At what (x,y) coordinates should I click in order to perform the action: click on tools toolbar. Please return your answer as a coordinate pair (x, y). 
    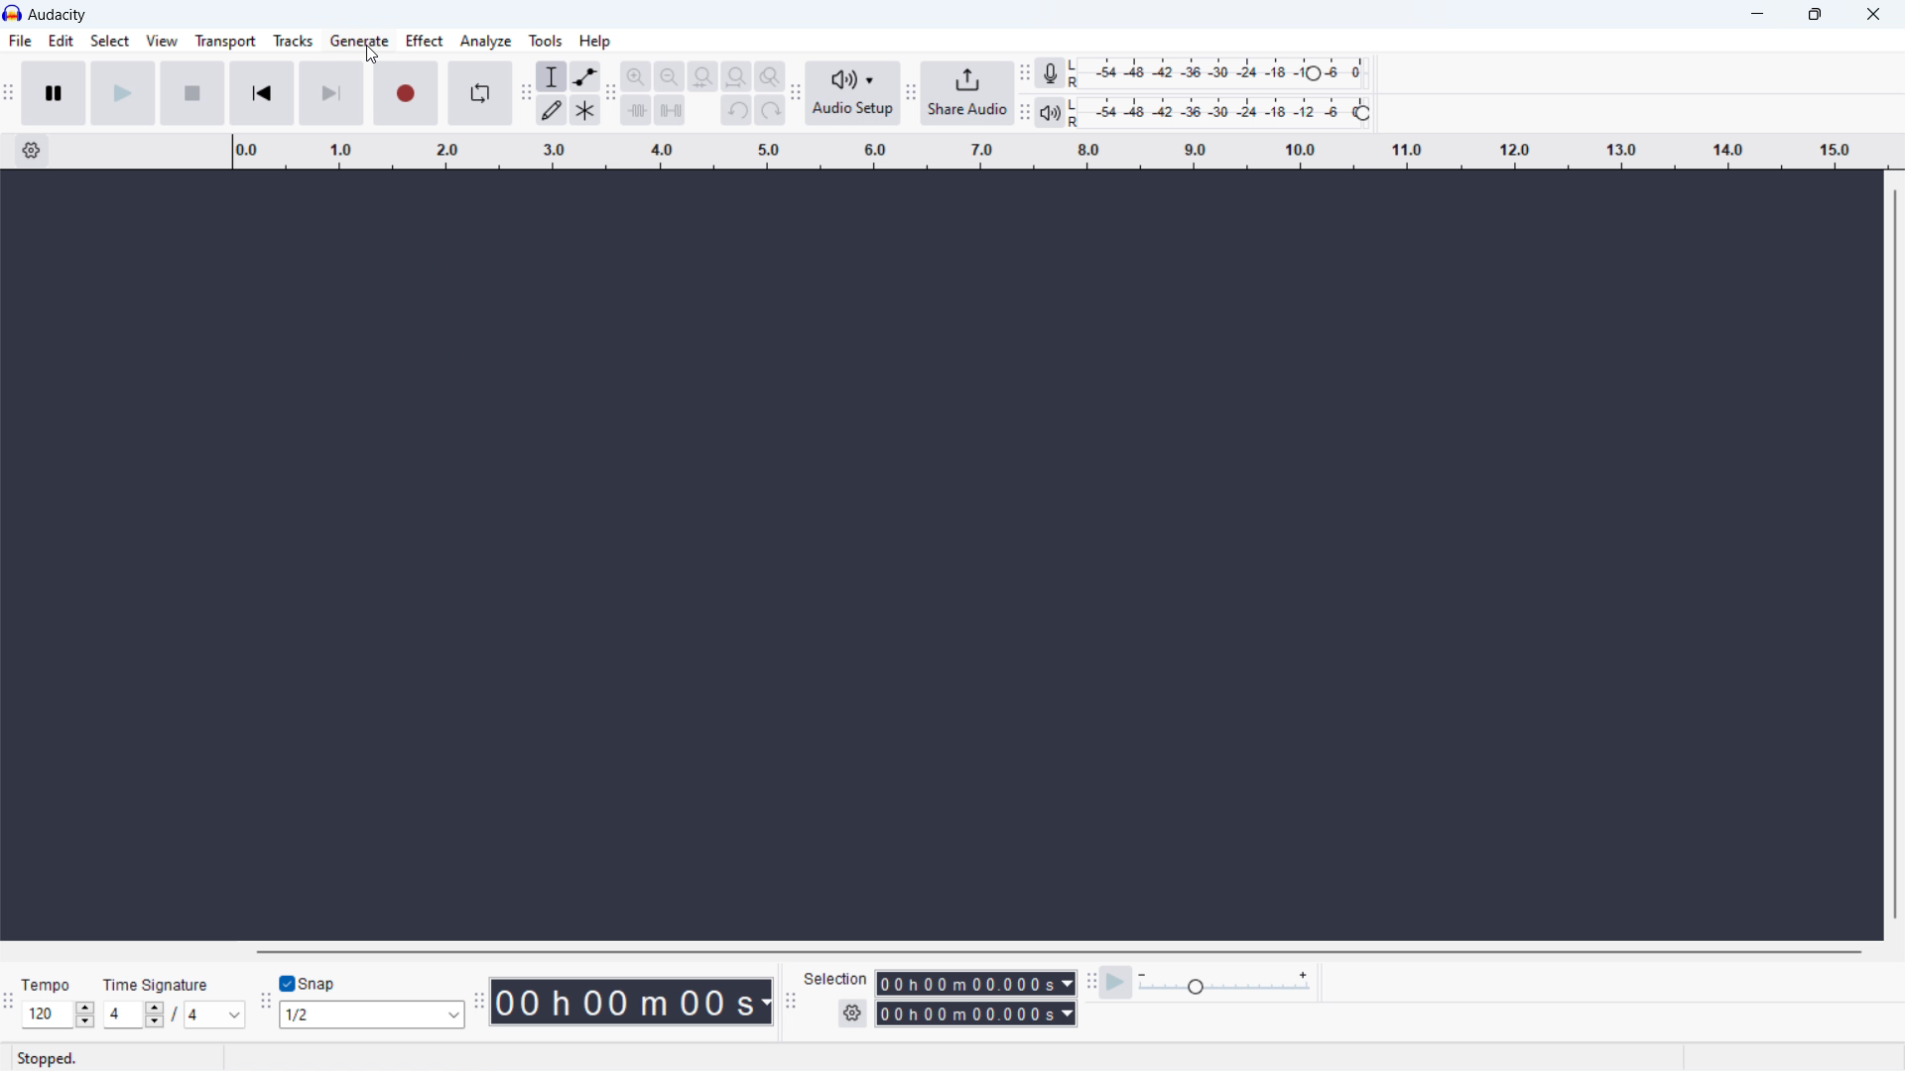
    Looking at the image, I should click on (526, 96).